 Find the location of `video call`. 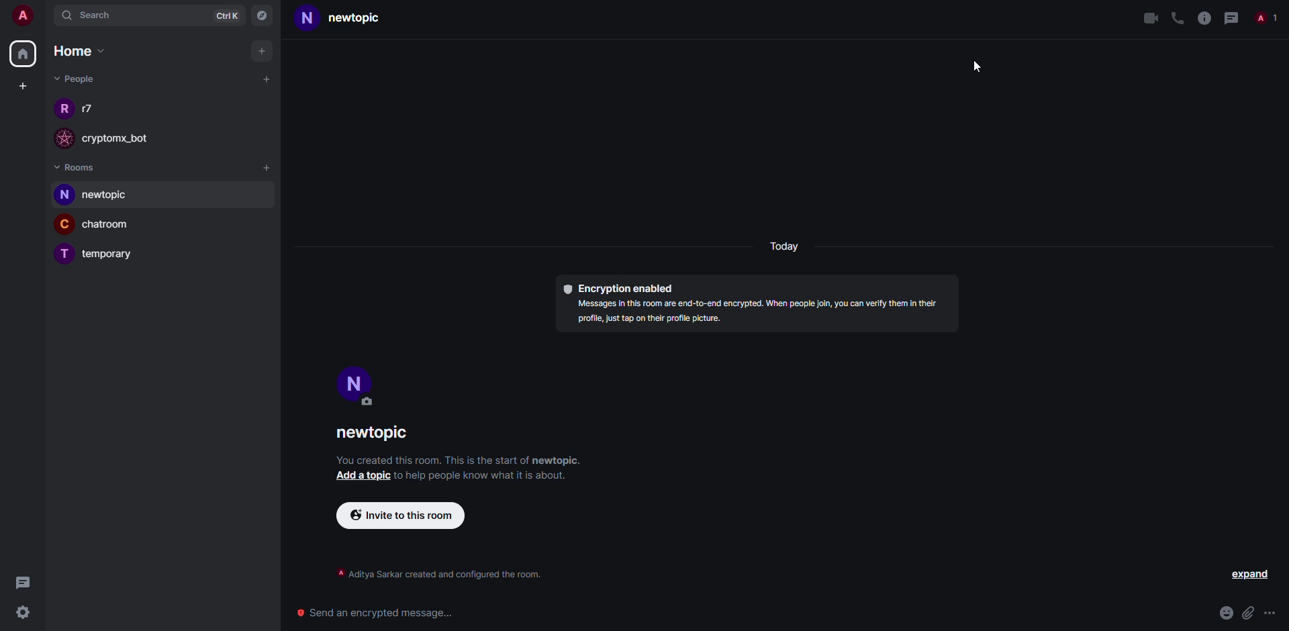

video call is located at coordinates (1149, 18).